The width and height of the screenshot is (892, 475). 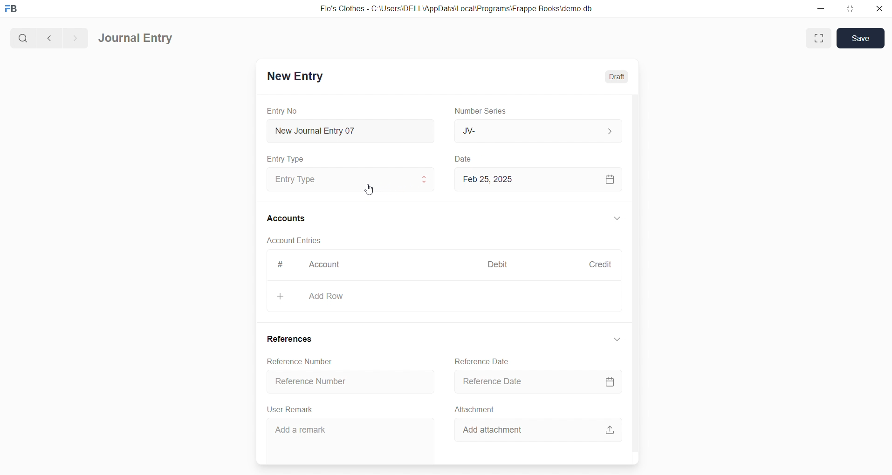 What do you see at coordinates (48, 37) in the screenshot?
I see `navigate backward ` at bounding box center [48, 37].